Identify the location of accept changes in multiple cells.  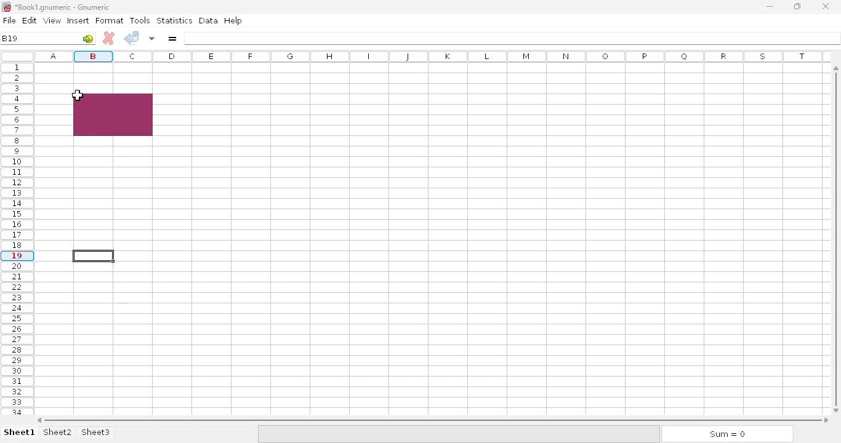
(152, 38).